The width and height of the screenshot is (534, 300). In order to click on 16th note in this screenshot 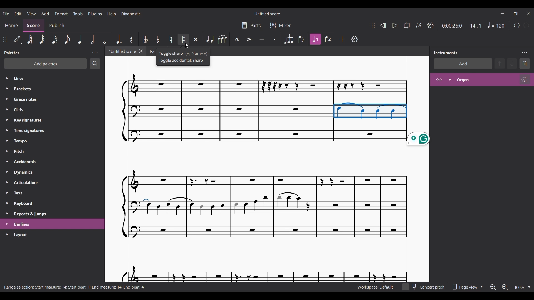, I will do `click(54, 40)`.